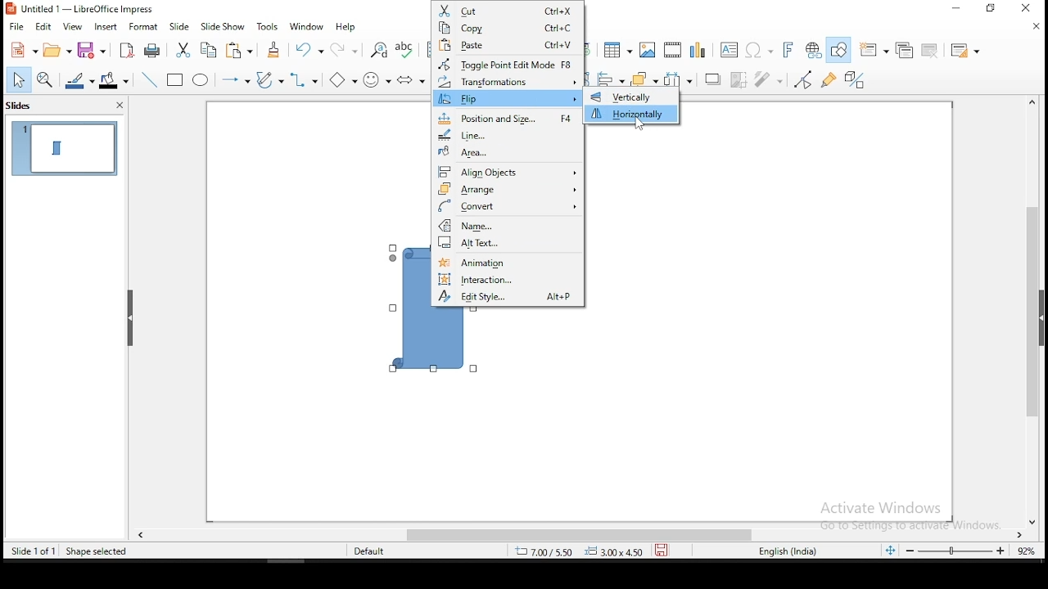 This screenshot has width=1048, height=589. I want to click on line color, so click(80, 79).